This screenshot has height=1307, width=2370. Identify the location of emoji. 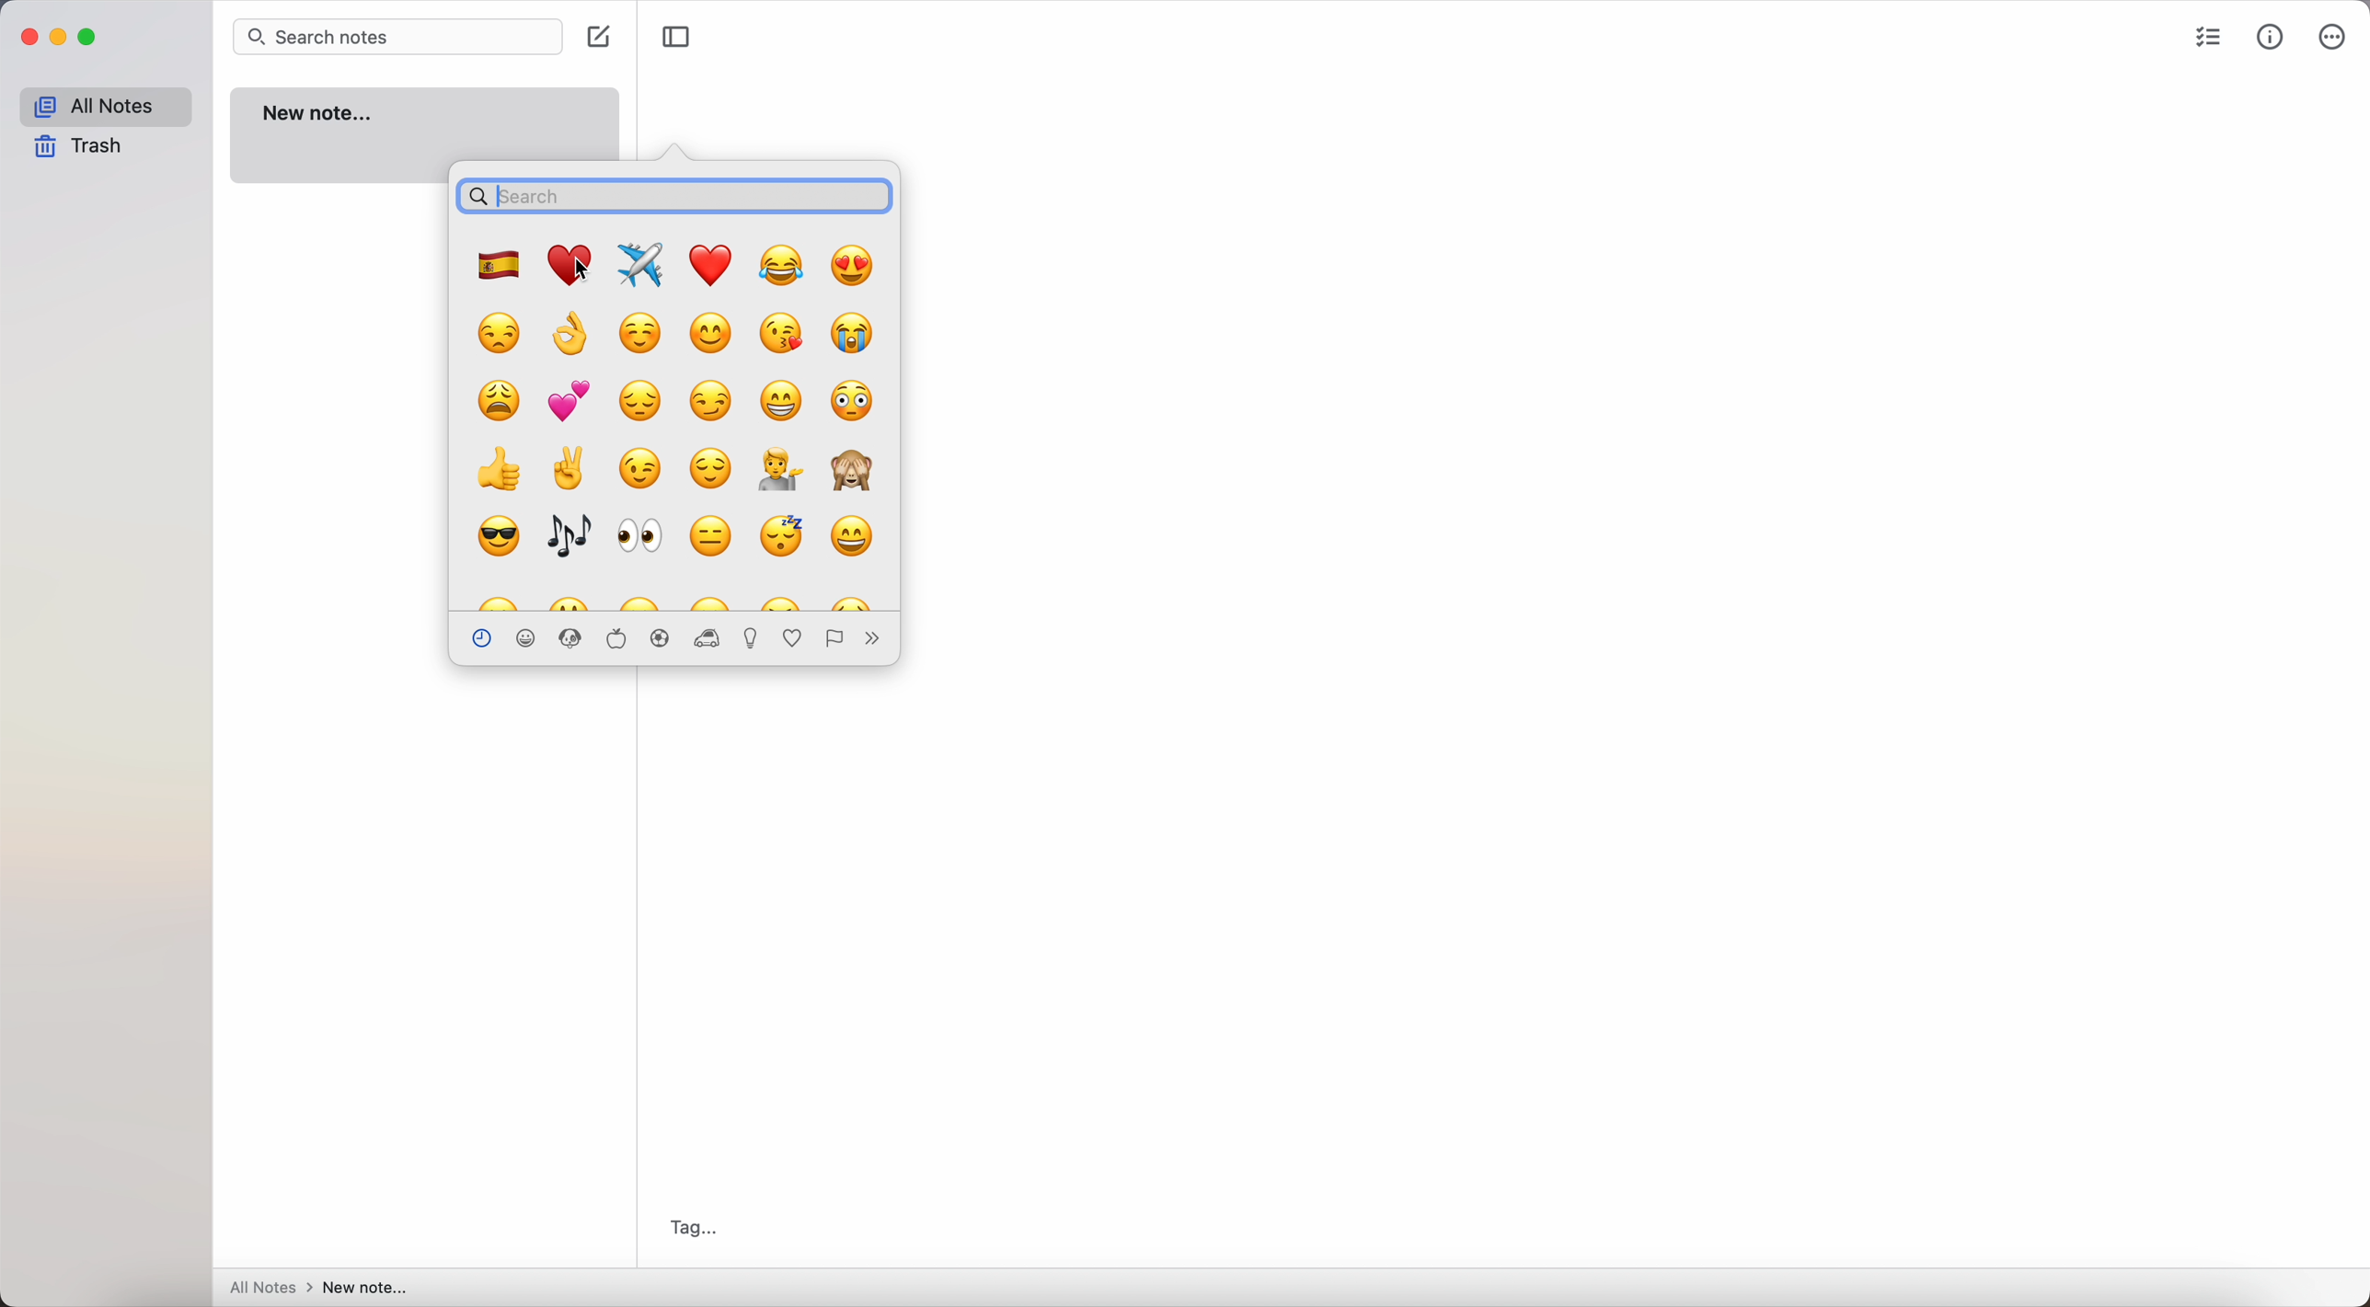
(779, 599).